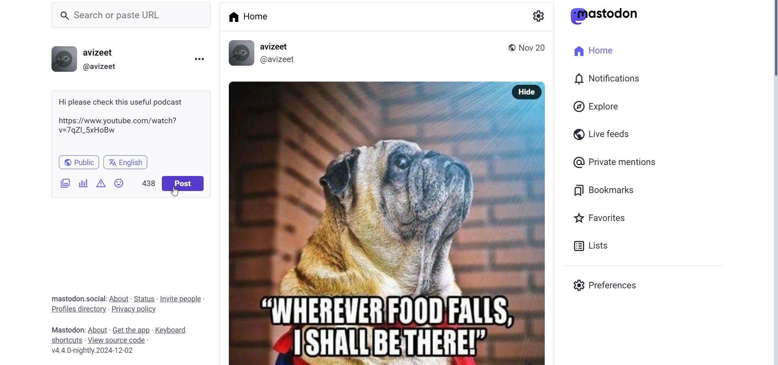  I want to click on status, so click(144, 298).